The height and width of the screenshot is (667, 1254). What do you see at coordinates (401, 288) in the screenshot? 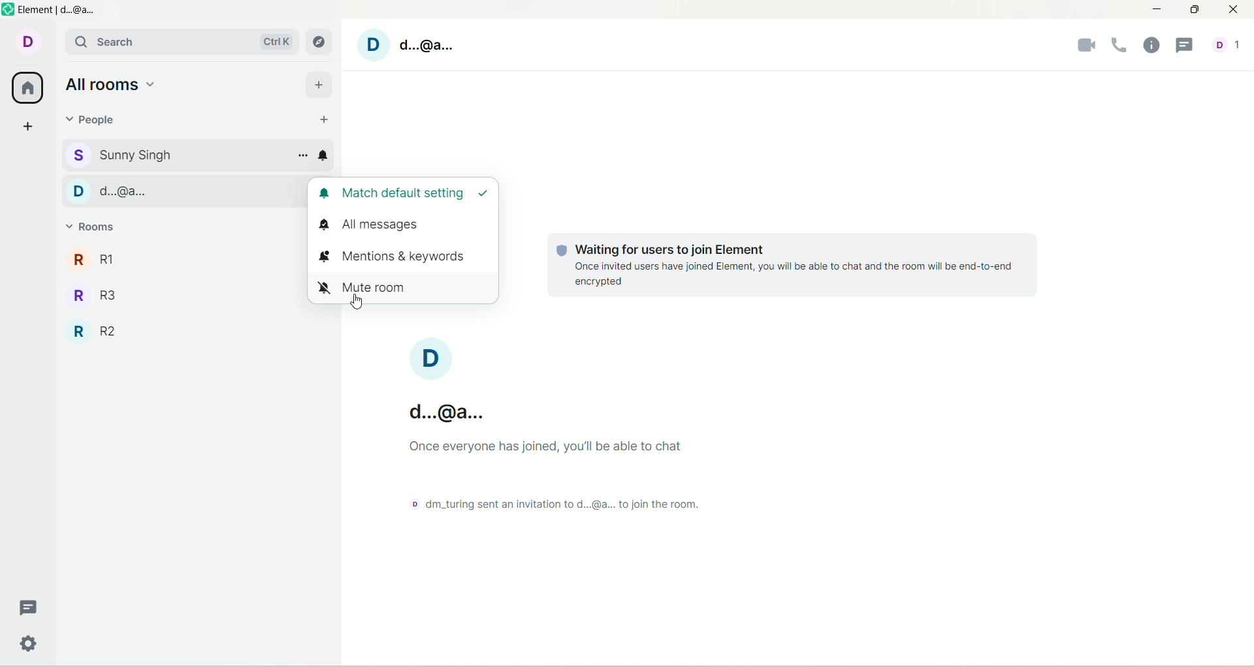
I see `mute room` at bounding box center [401, 288].